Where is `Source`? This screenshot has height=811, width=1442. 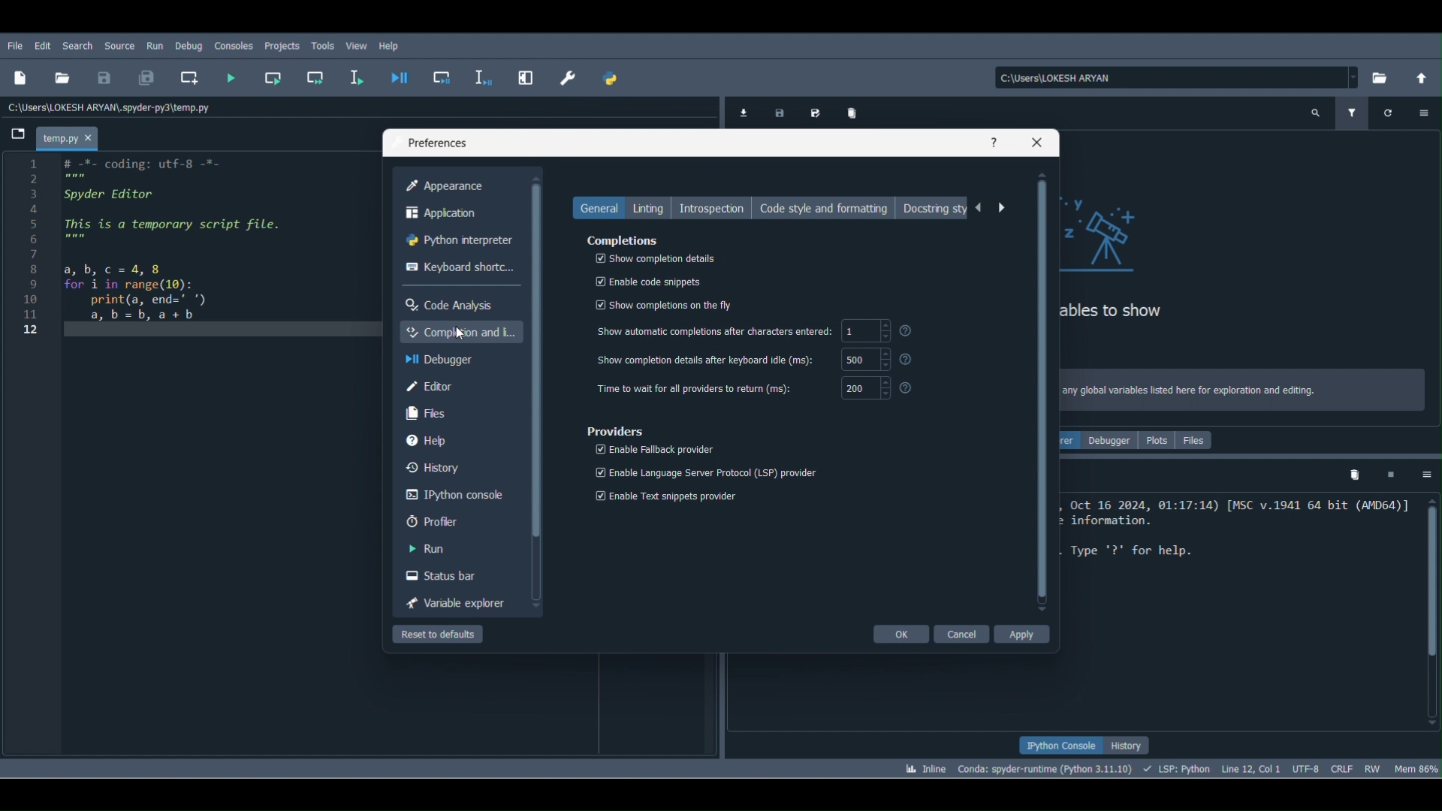
Source is located at coordinates (120, 45).